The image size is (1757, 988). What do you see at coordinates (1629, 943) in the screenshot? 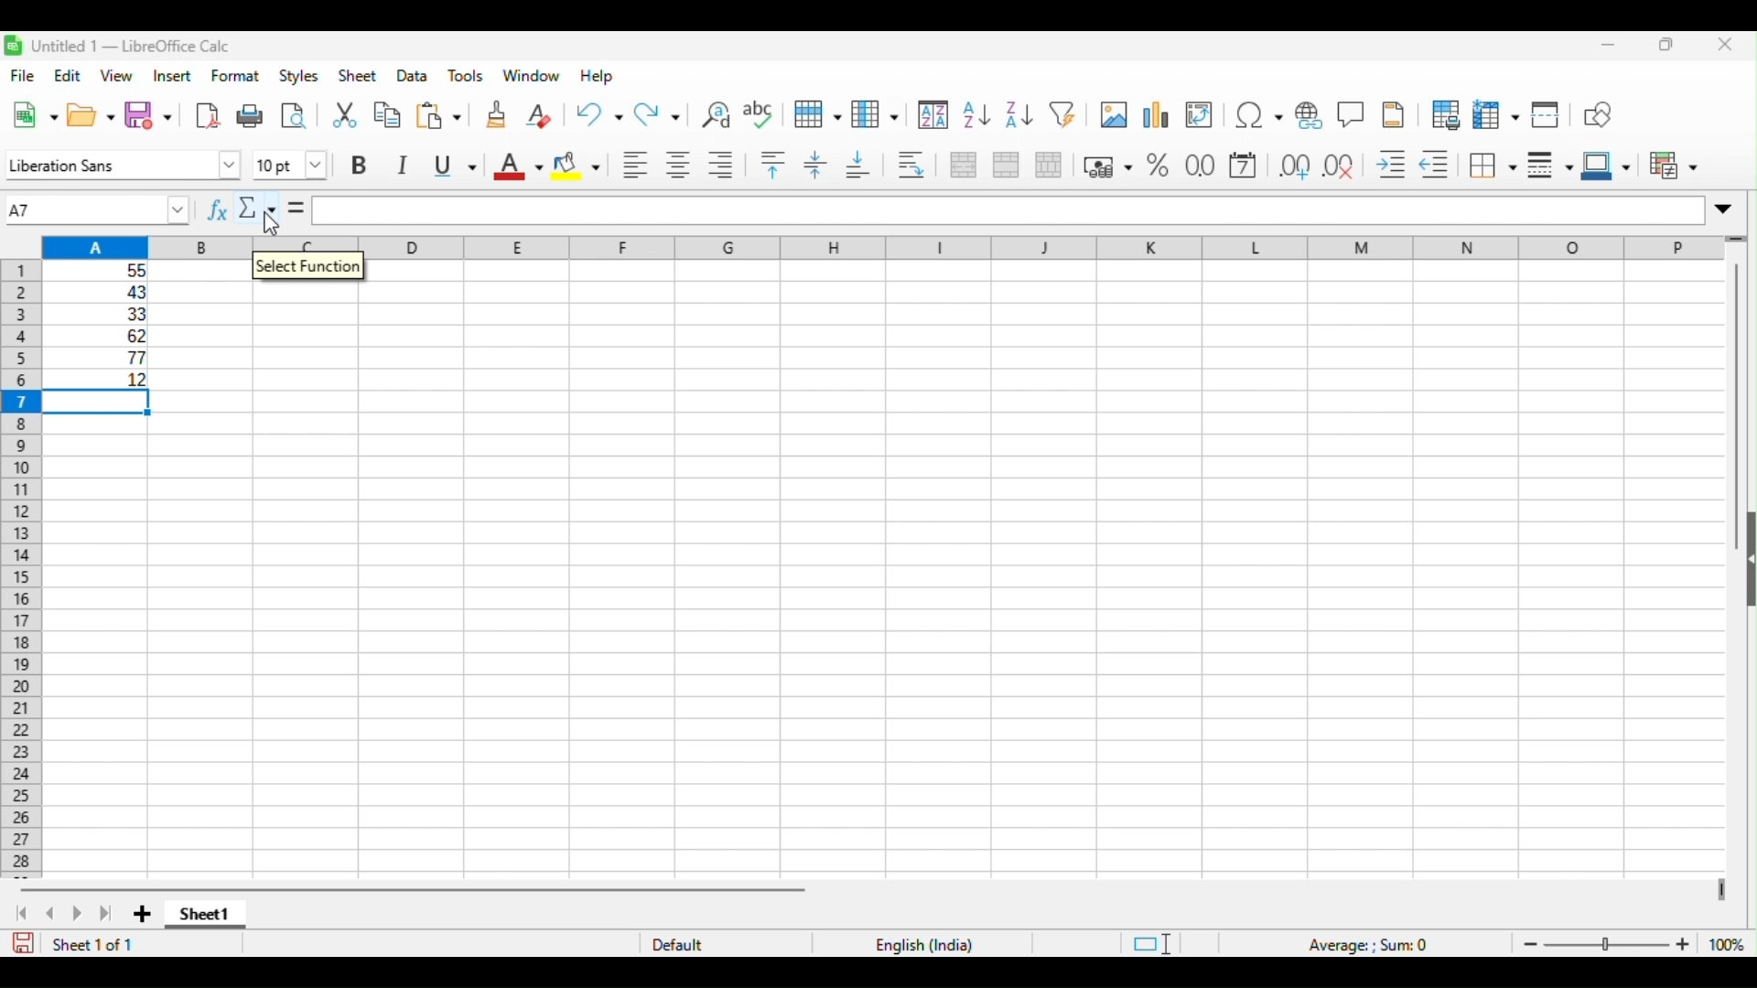
I see `zoom` at bounding box center [1629, 943].